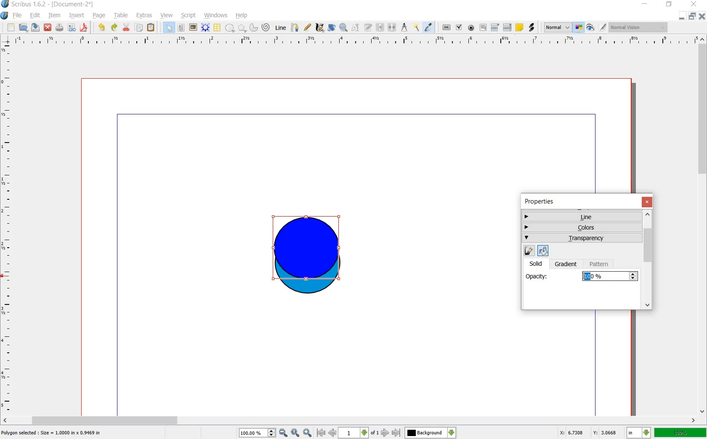 The image size is (707, 439). Describe the element at coordinates (307, 250) in the screenshot. I see `shape selected` at that location.